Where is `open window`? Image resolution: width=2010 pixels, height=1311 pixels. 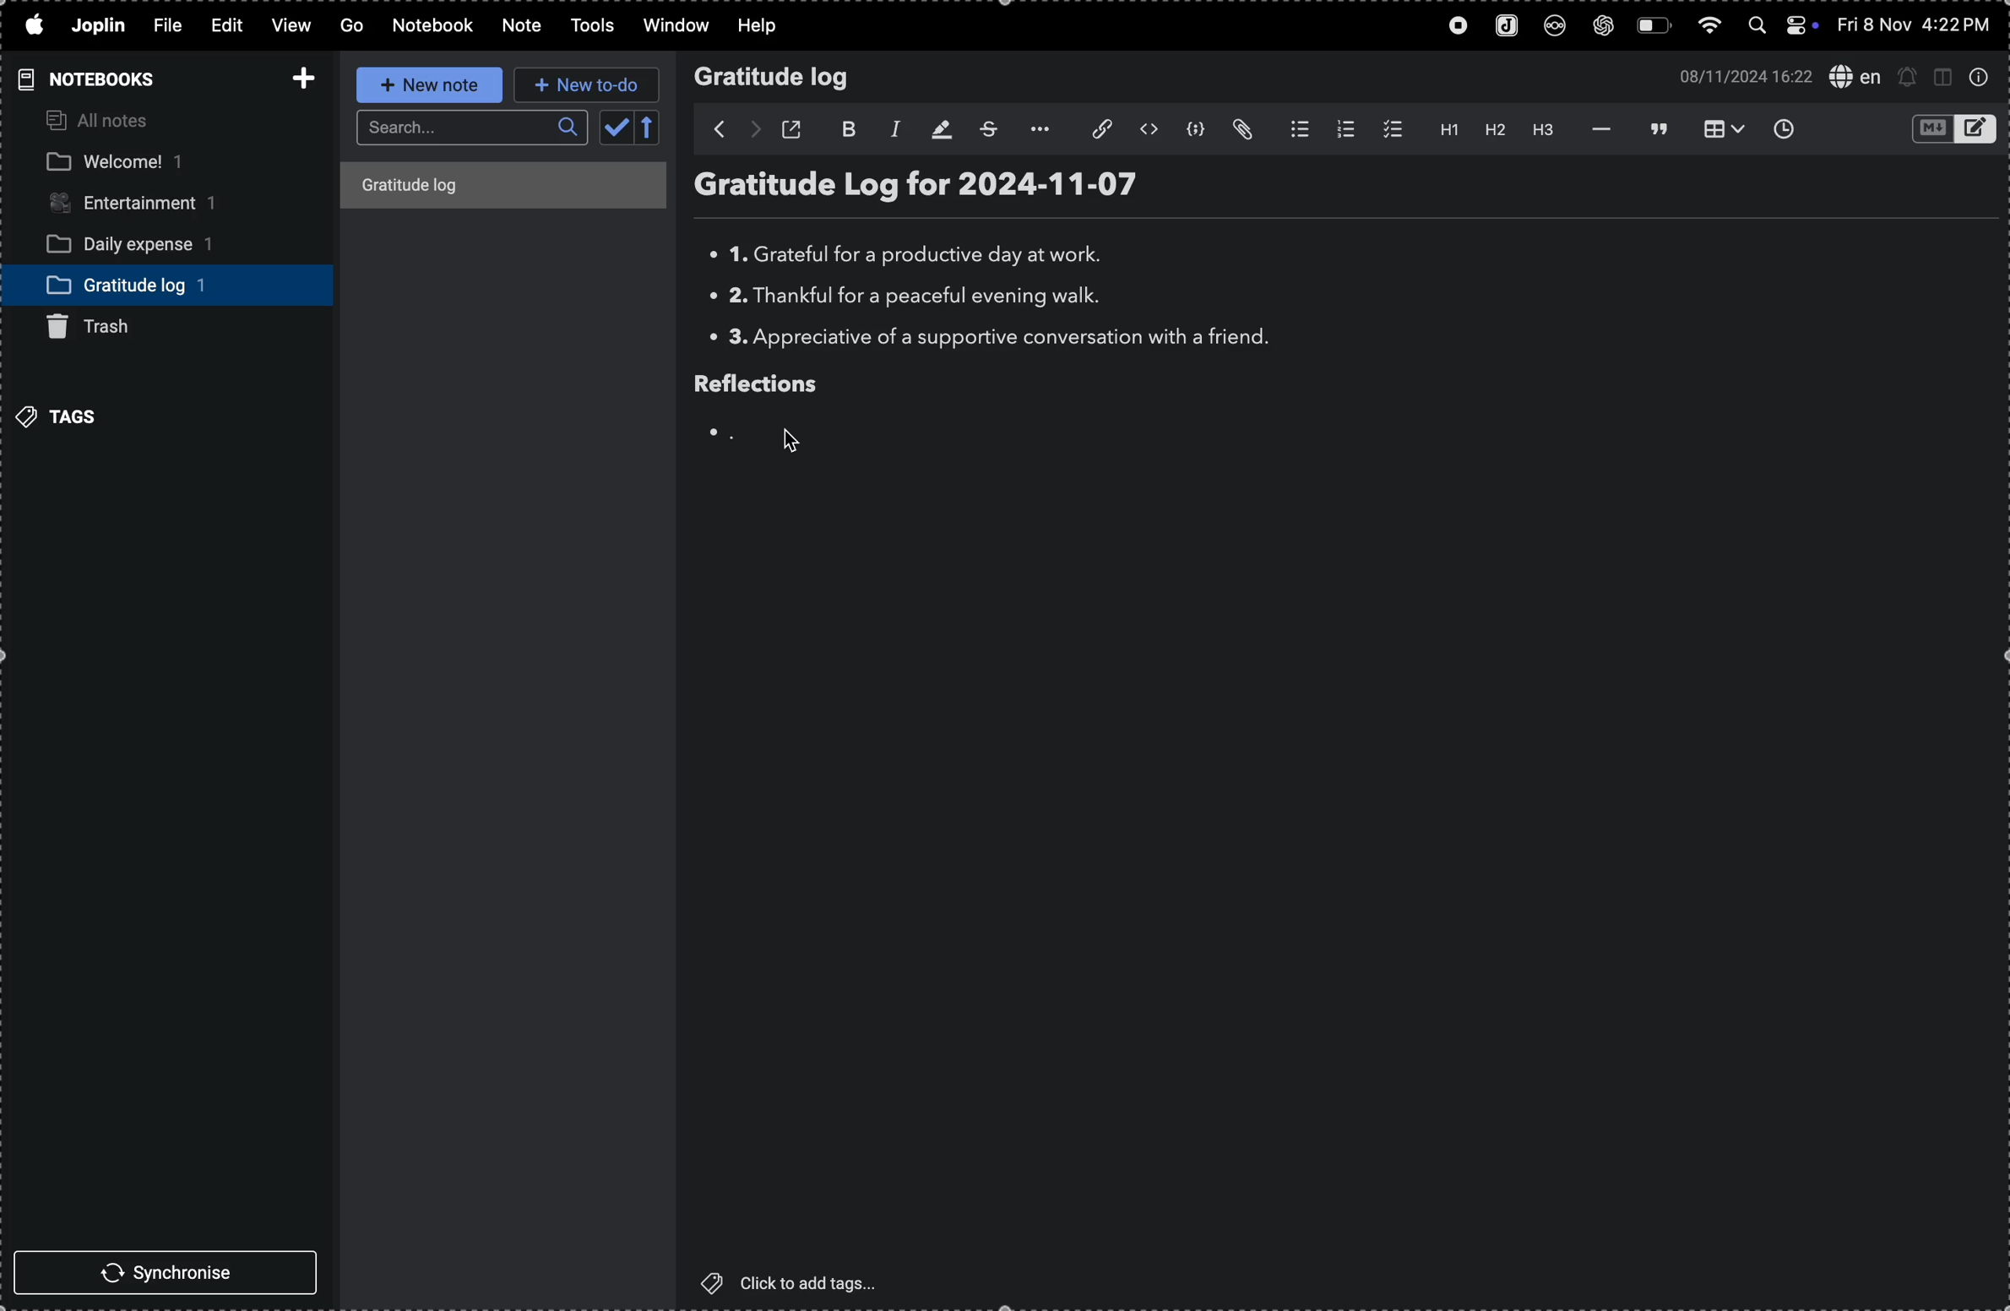 open window is located at coordinates (795, 128).